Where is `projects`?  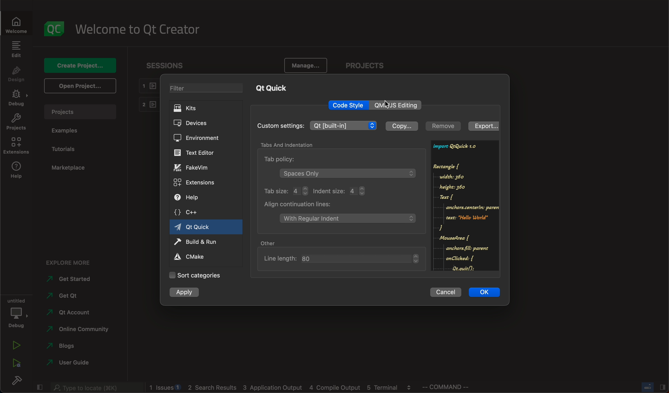 projects is located at coordinates (363, 65).